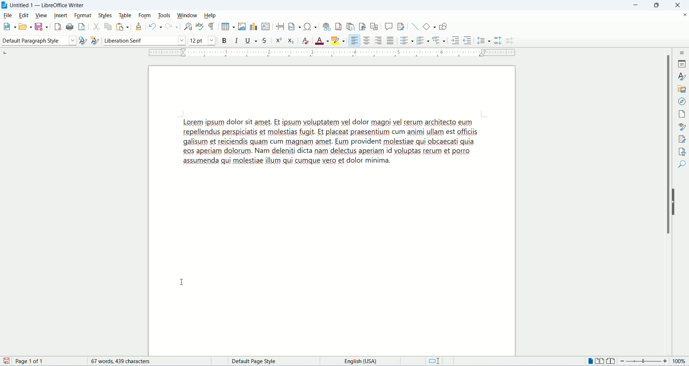 This screenshot has height=366, width=689. I want to click on increase indent, so click(455, 41).